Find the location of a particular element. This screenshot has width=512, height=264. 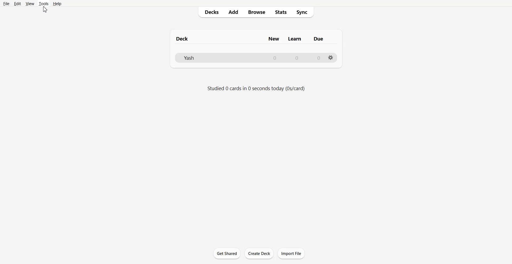

Decks is located at coordinates (210, 12).